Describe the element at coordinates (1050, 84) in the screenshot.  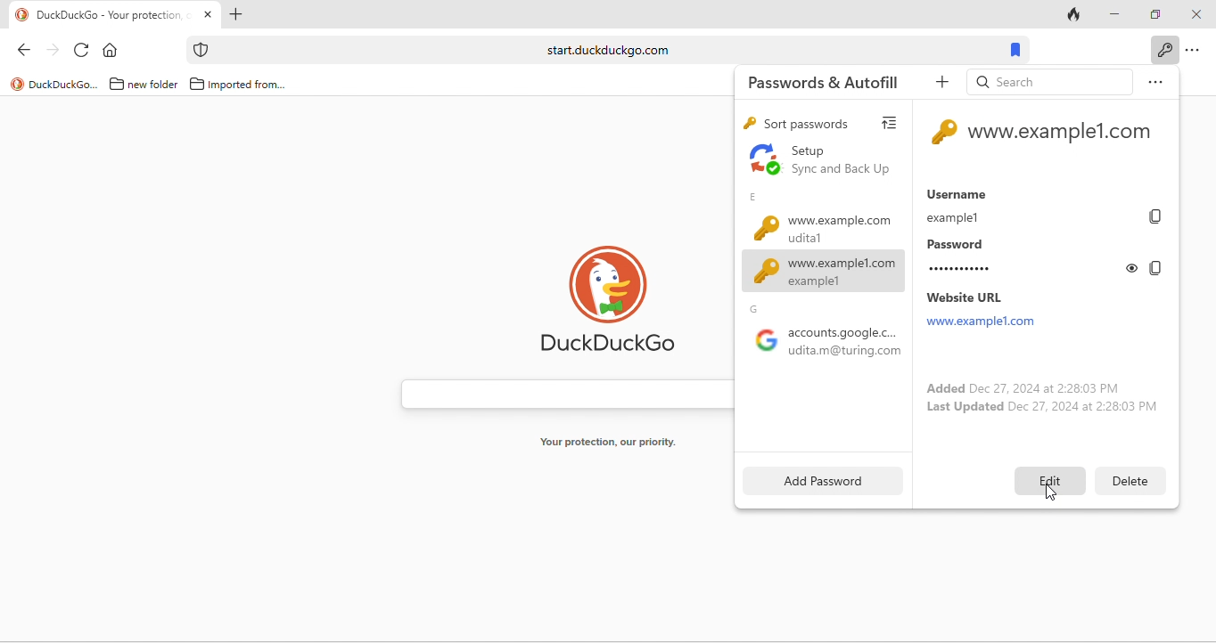
I see `search` at that location.